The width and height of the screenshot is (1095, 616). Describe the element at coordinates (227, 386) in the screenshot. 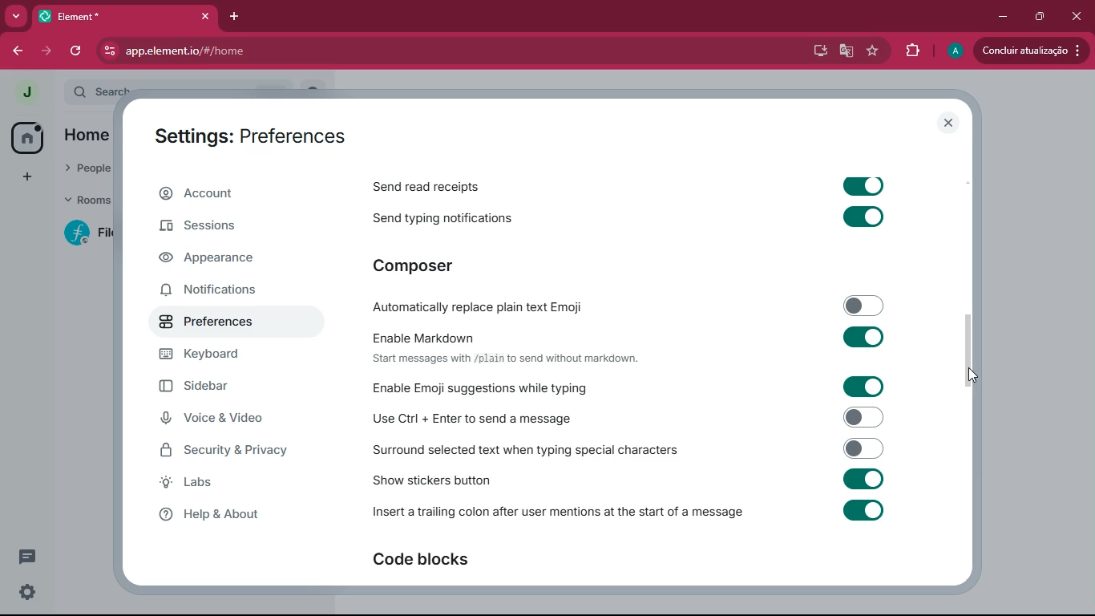

I see `sidebar` at that location.